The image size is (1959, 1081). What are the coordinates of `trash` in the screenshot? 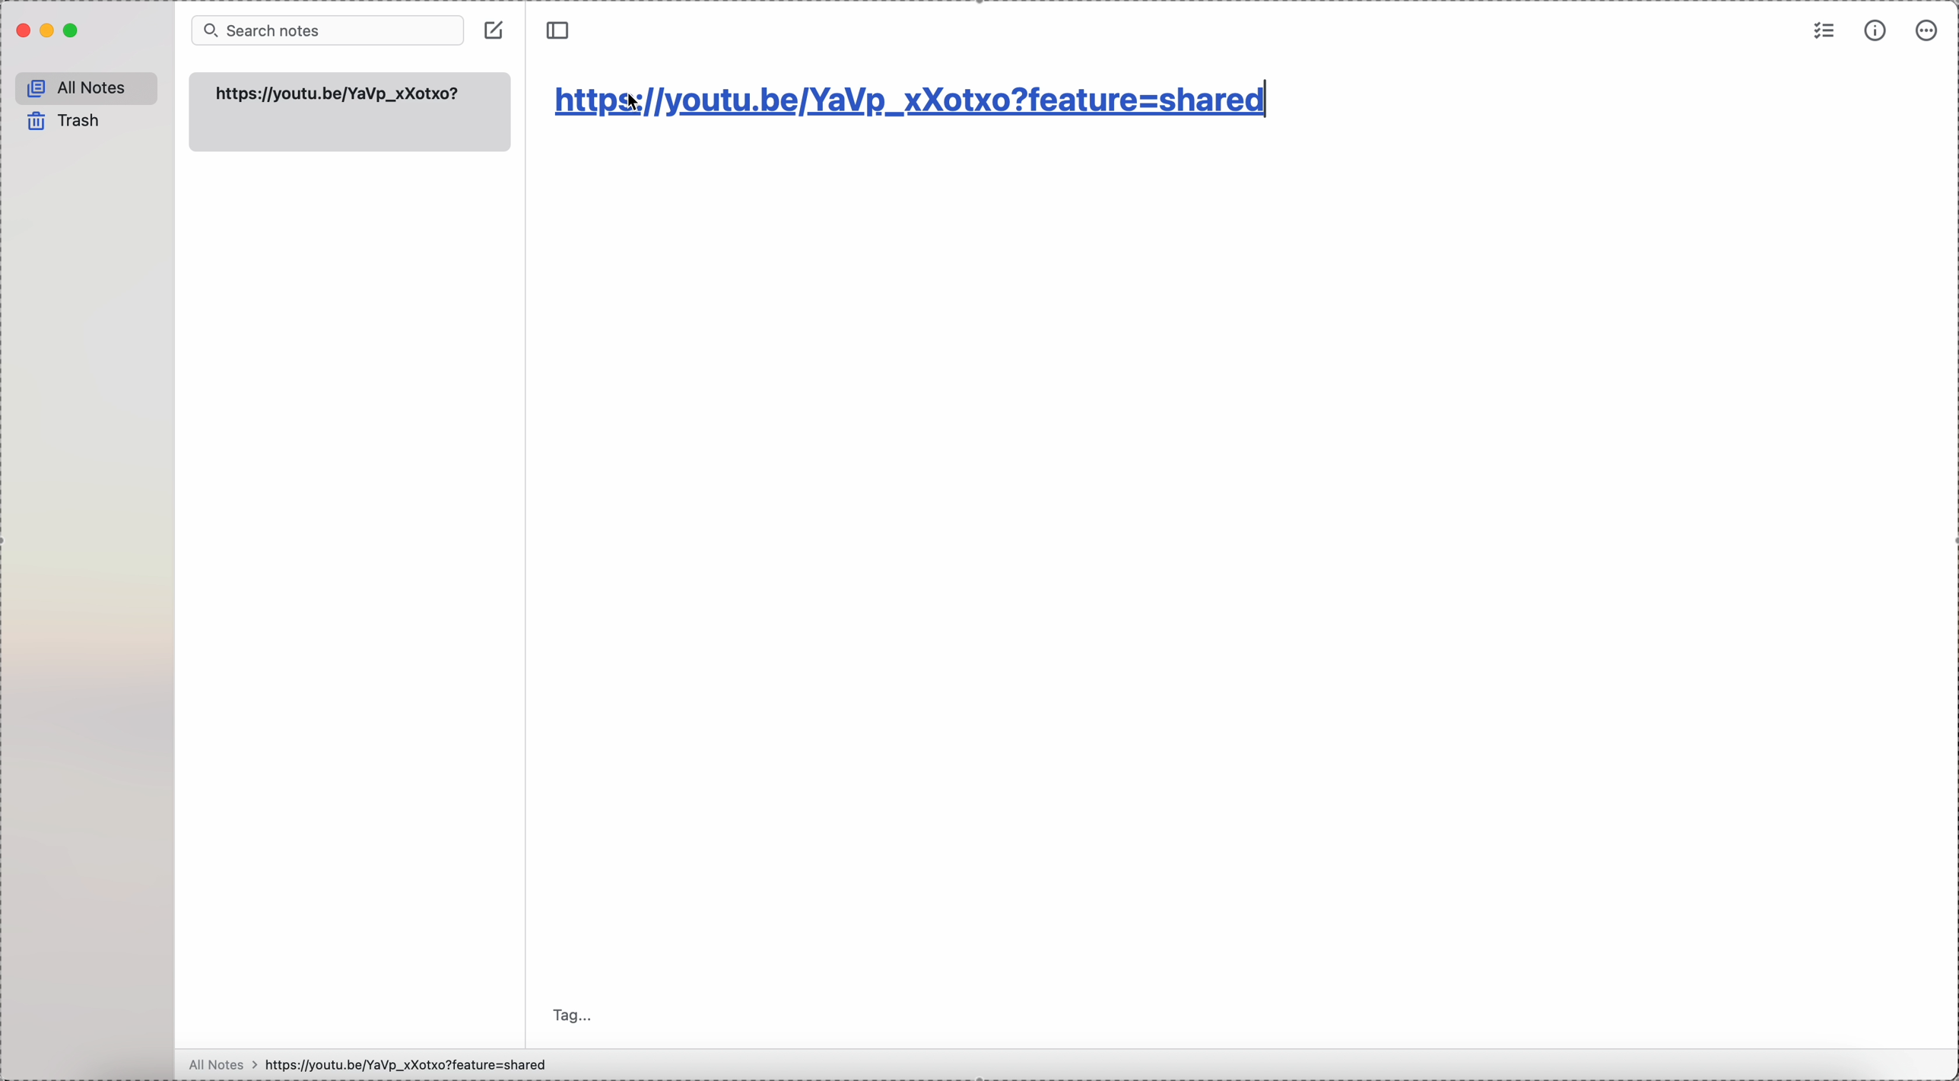 It's located at (65, 122).